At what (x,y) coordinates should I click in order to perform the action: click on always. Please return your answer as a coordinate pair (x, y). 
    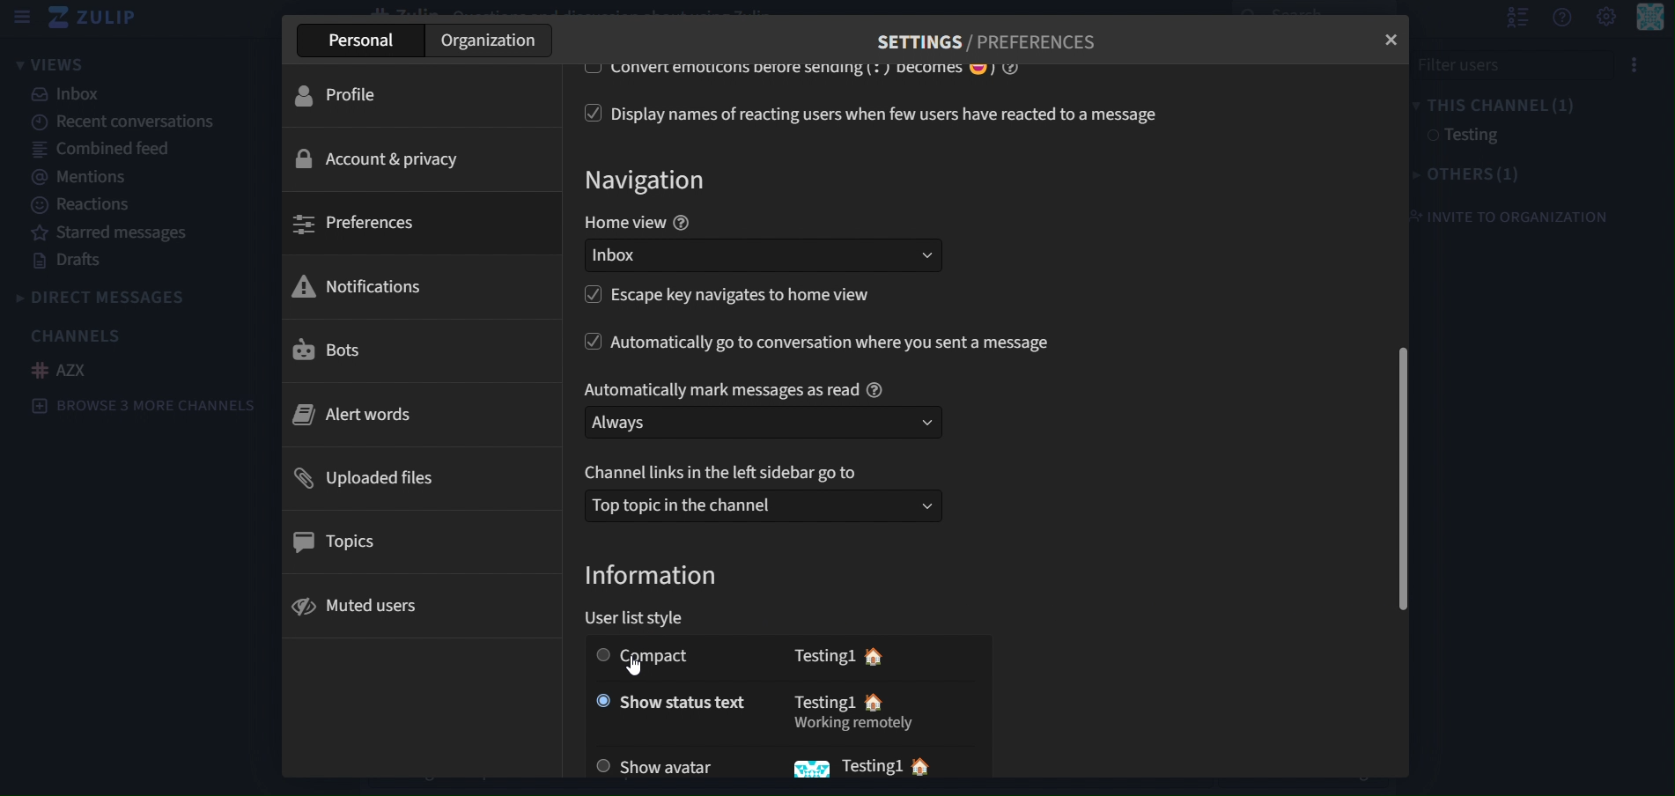
    Looking at the image, I should click on (764, 423).